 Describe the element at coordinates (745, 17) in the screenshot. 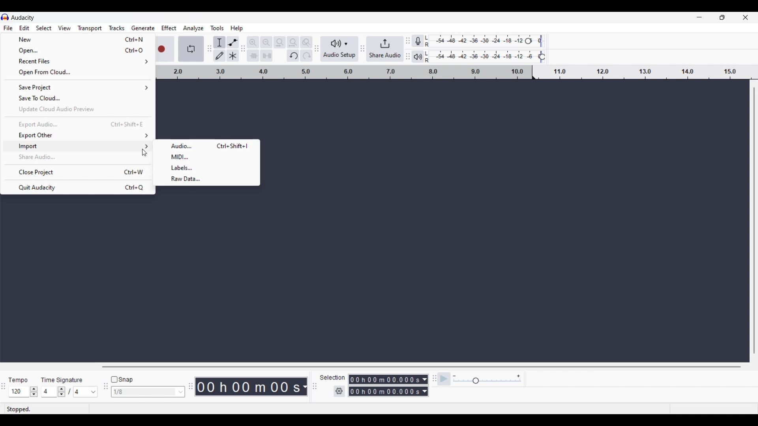

I see `Close interface` at that location.